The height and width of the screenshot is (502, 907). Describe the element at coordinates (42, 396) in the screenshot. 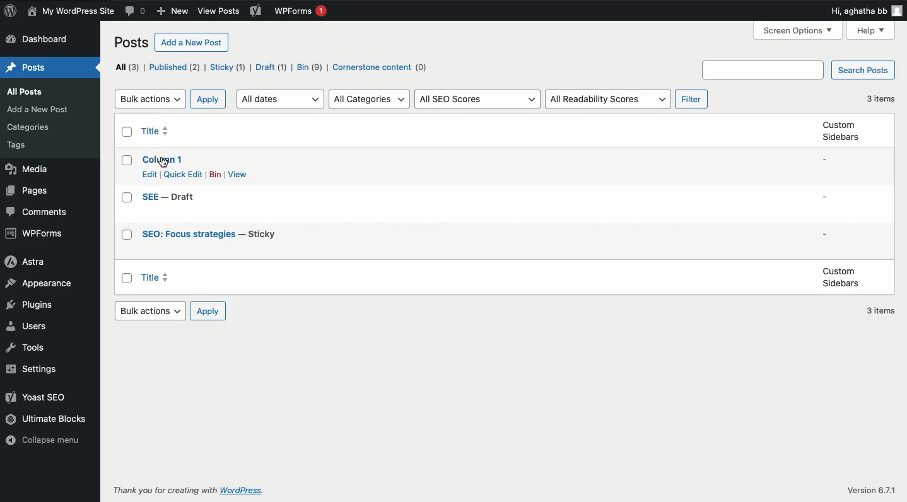

I see `Yoast` at that location.